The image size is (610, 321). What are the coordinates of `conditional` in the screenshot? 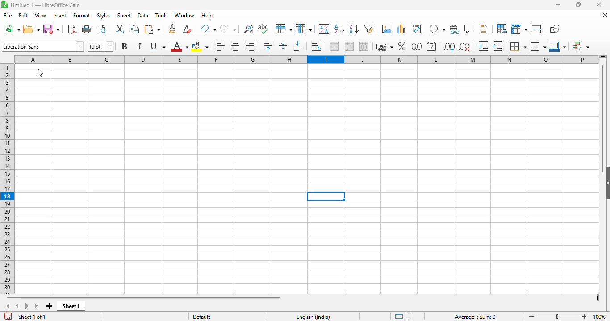 It's located at (581, 47).